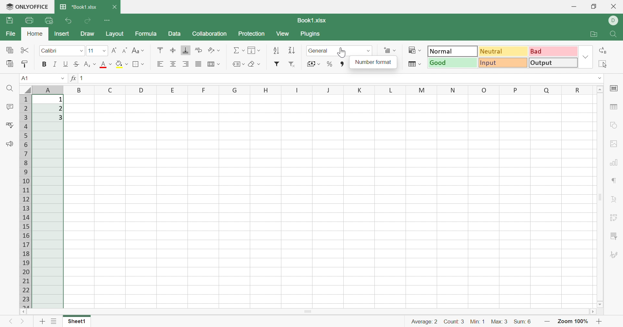 This screenshot has width=623, height=327. Describe the element at coordinates (49, 20) in the screenshot. I see `Quick print` at that location.